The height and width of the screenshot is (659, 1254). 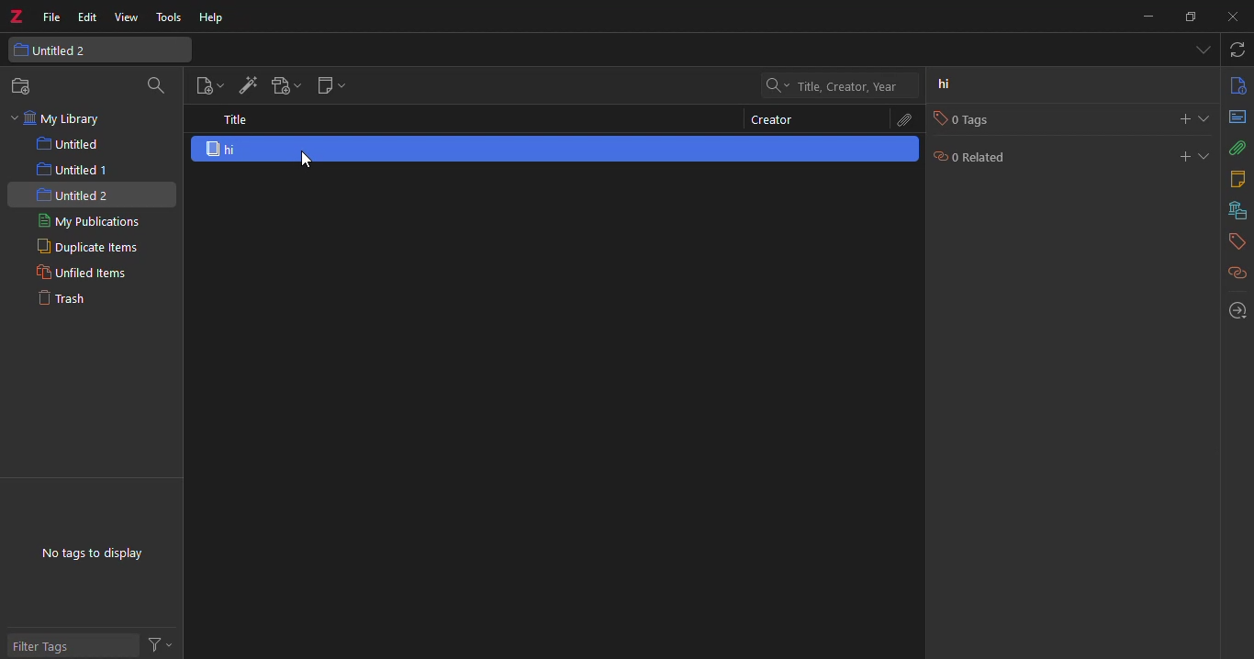 I want to click on library, so click(x=1234, y=211).